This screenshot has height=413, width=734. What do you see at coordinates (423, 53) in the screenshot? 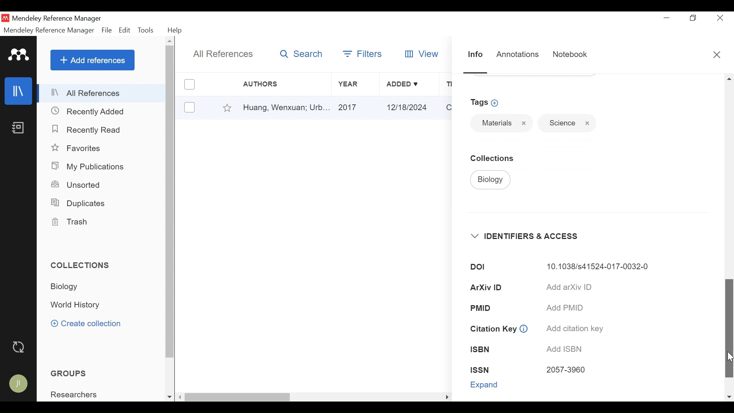
I see `View` at bounding box center [423, 53].